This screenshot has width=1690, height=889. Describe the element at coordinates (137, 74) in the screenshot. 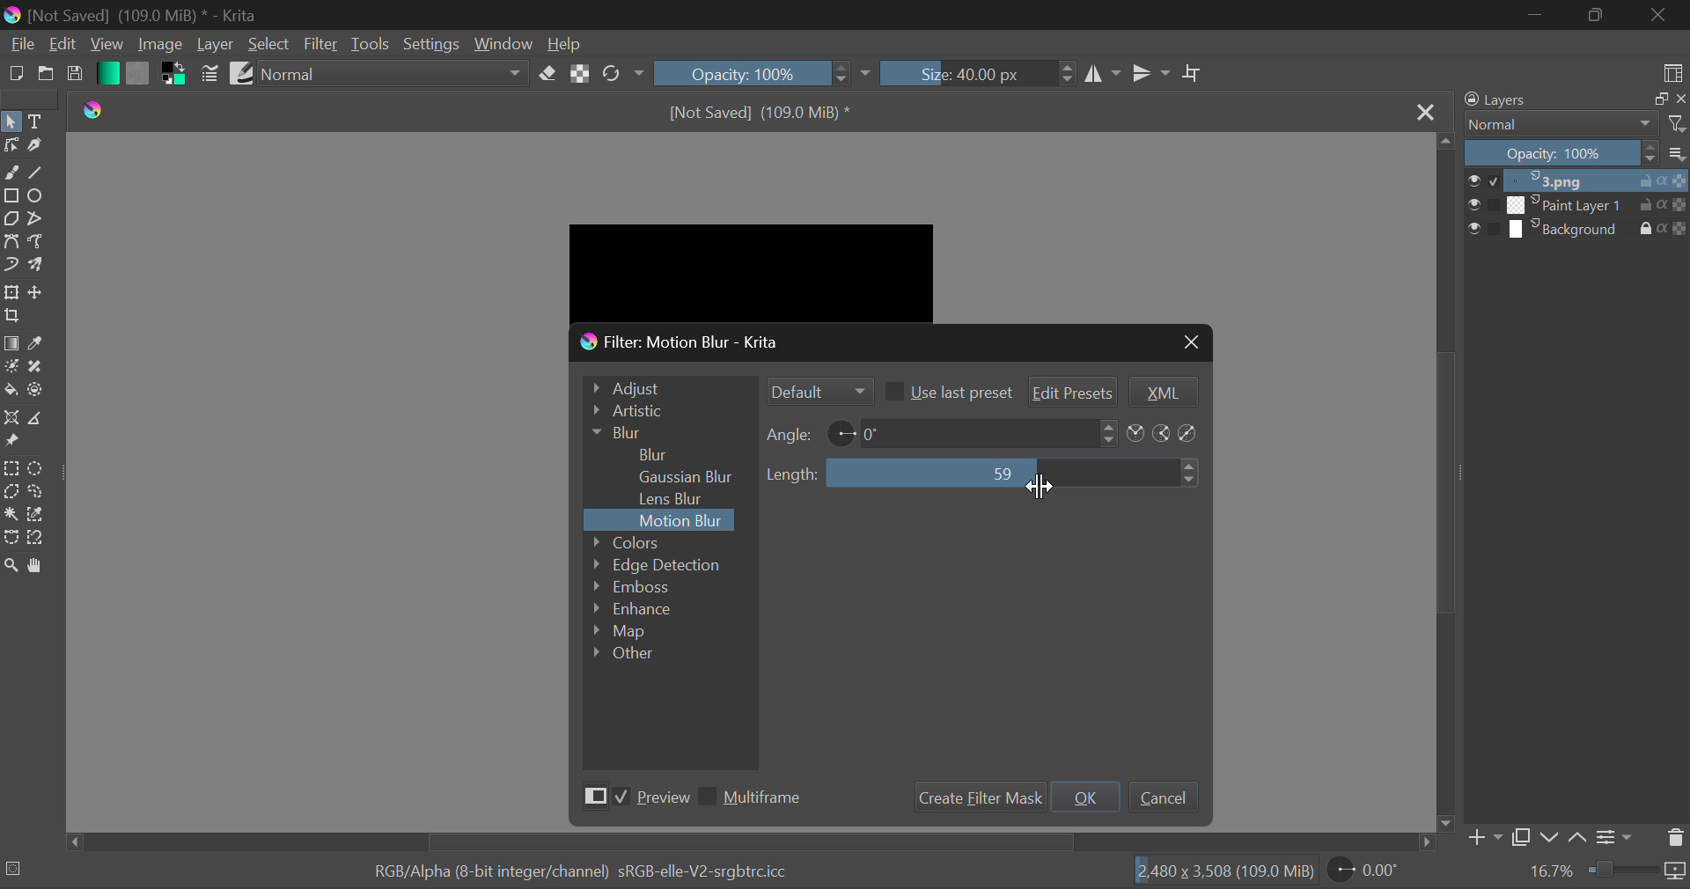

I see `Pattern` at that location.